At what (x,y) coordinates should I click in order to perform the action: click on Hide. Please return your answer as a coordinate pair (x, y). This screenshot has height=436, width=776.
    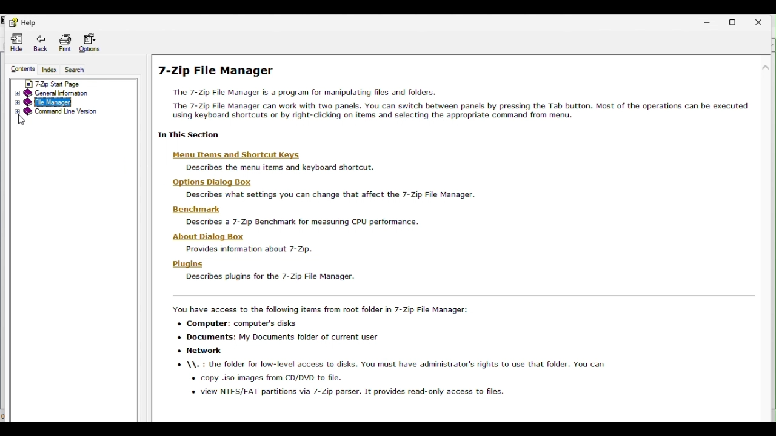
    Looking at the image, I should click on (13, 43).